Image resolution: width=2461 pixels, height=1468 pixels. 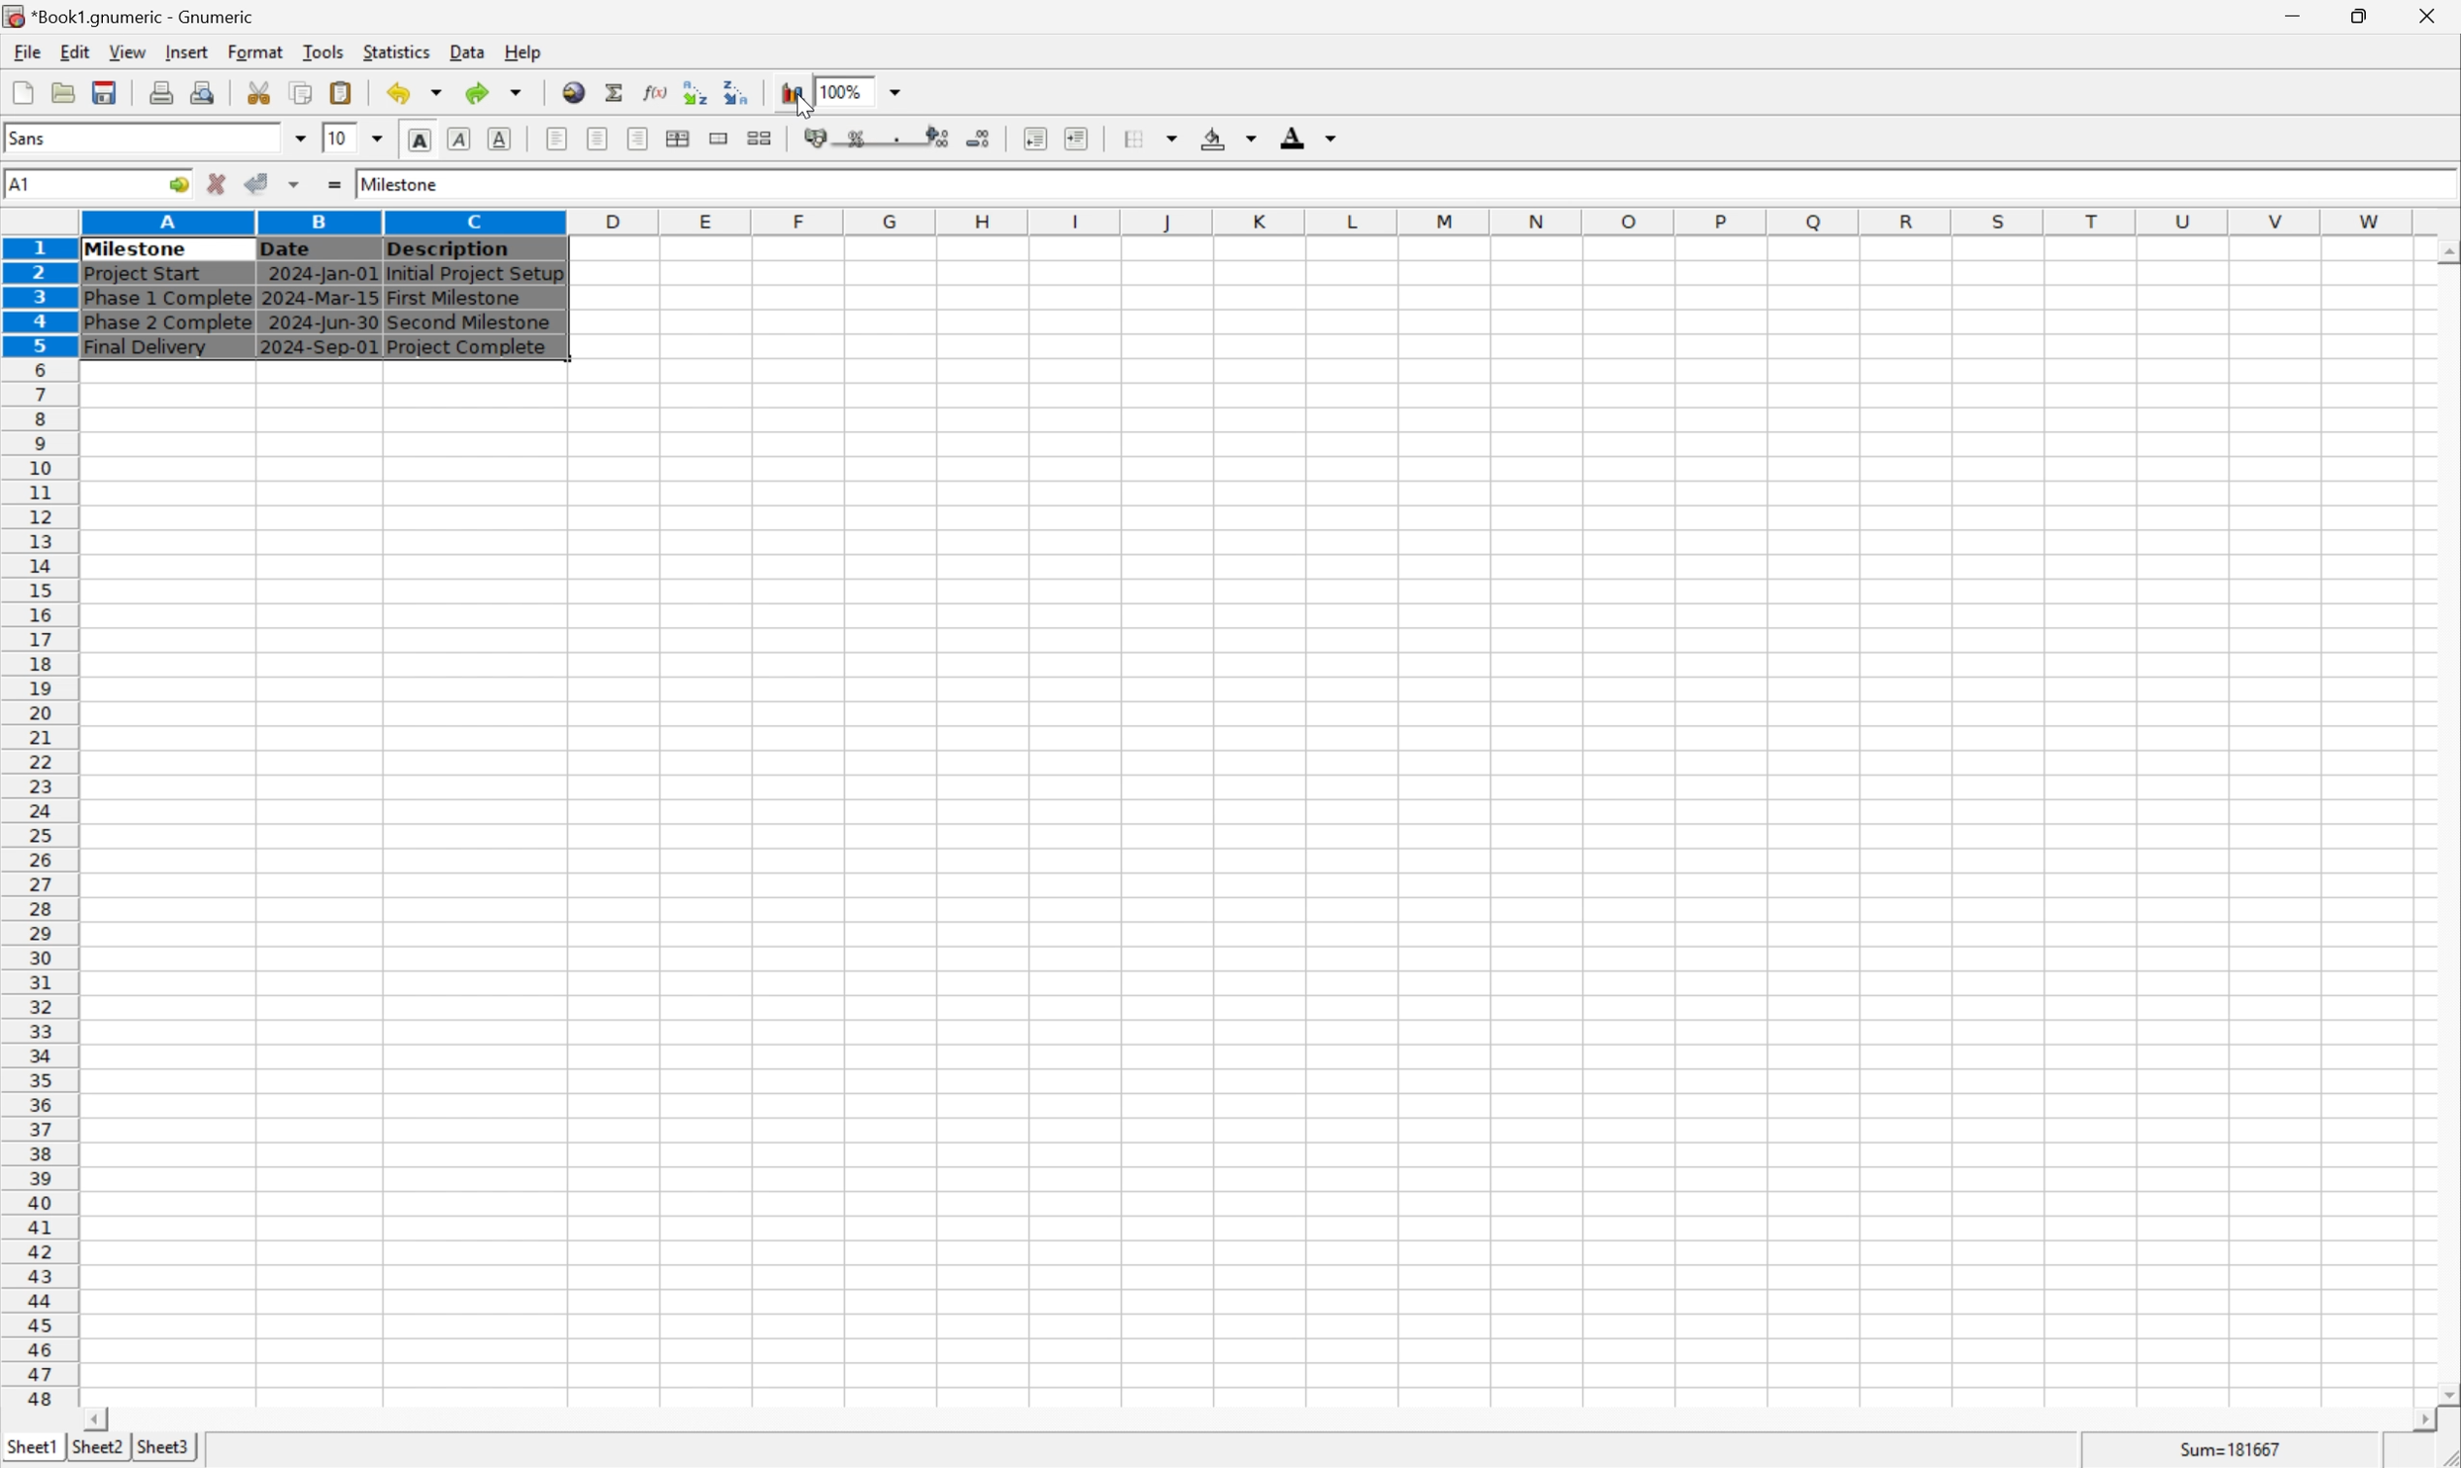 I want to click on print preview, so click(x=161, y=91).